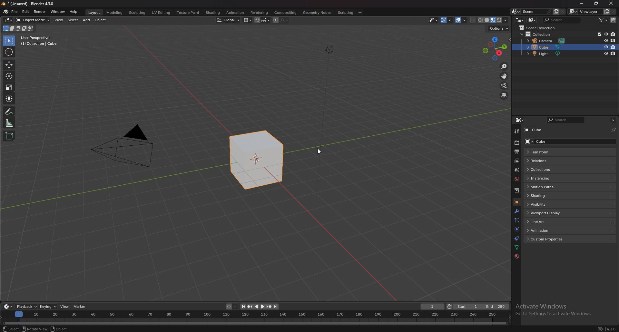  Describe the element at coordinates (613, 120) in the screenshot. I see `options` at that location.